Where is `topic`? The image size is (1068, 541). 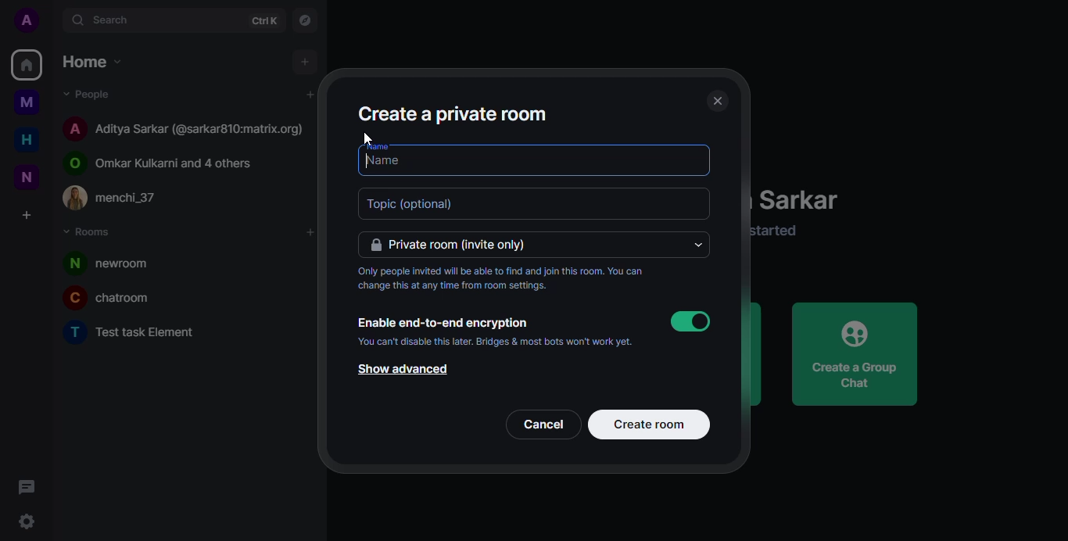
topic is located at coordinates (419, 204).